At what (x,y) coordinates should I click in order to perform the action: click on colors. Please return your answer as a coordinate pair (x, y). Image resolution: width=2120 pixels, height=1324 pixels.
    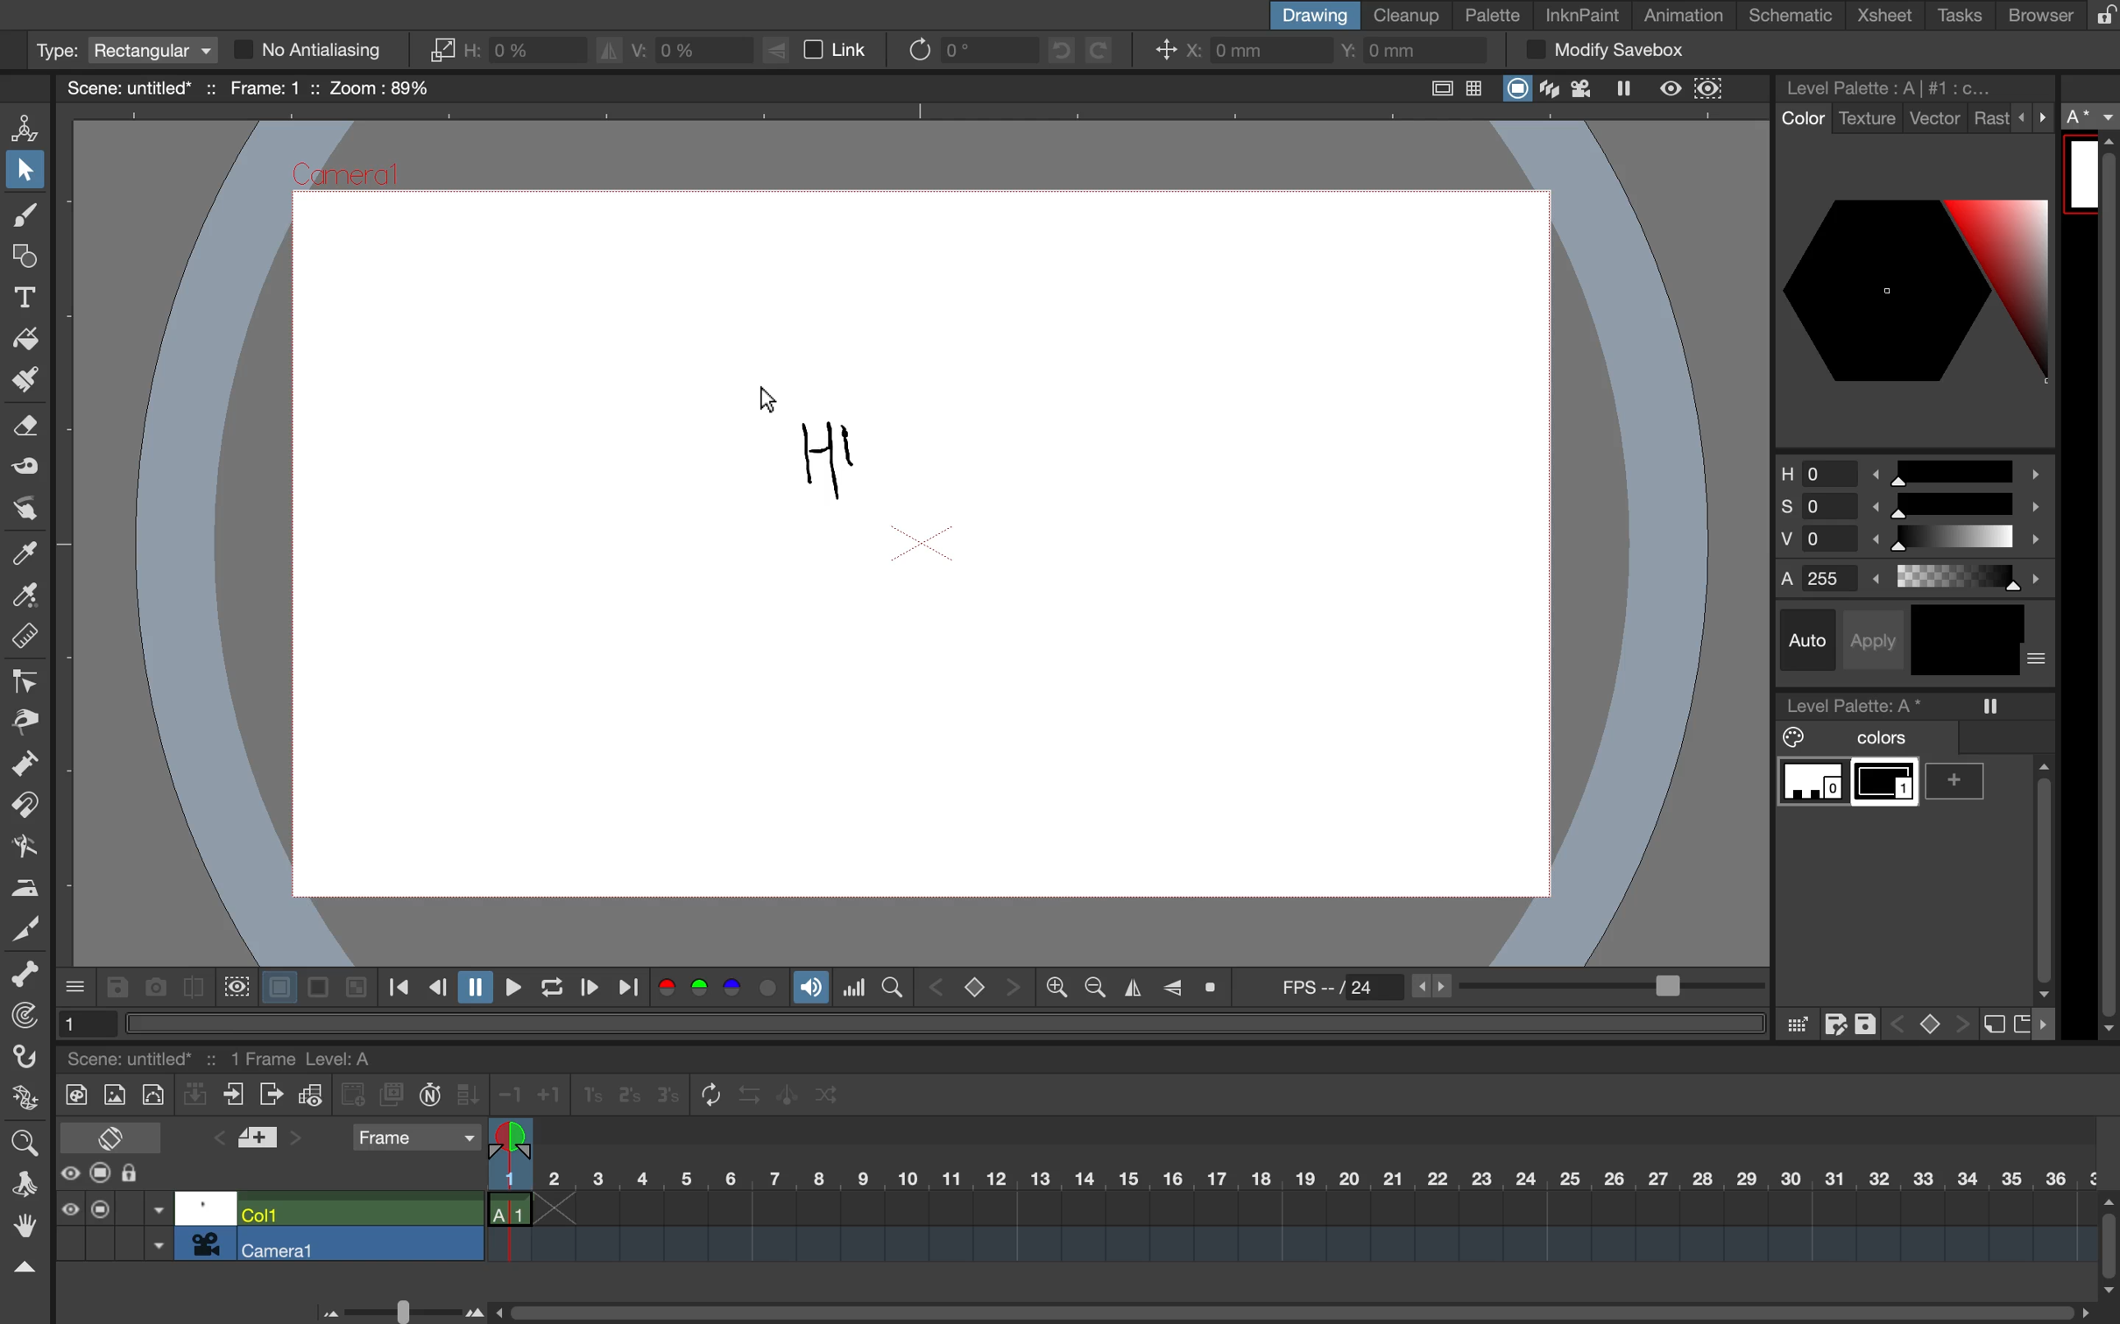
    Looking at the image, I should click on (720, 989).